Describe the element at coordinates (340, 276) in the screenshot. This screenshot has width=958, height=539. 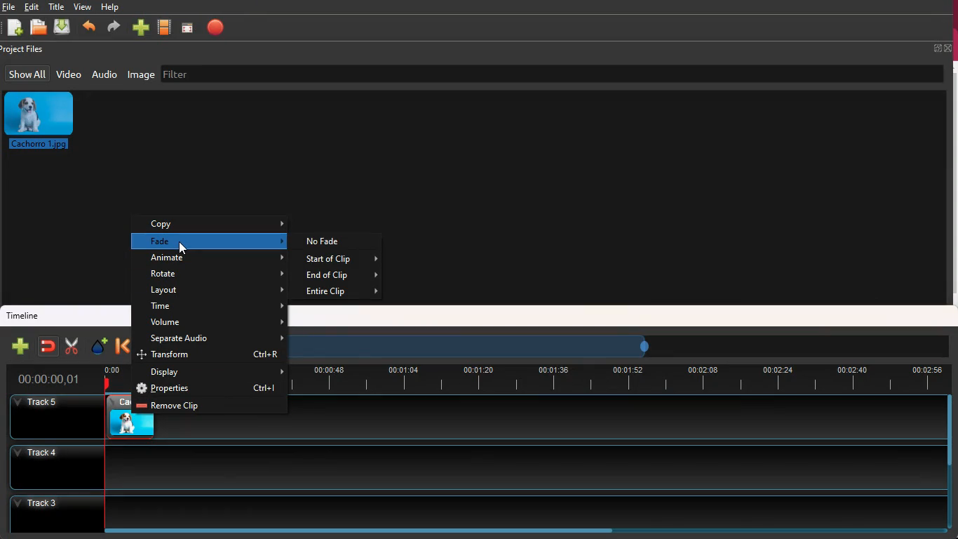
I see `end of clip` at that location.